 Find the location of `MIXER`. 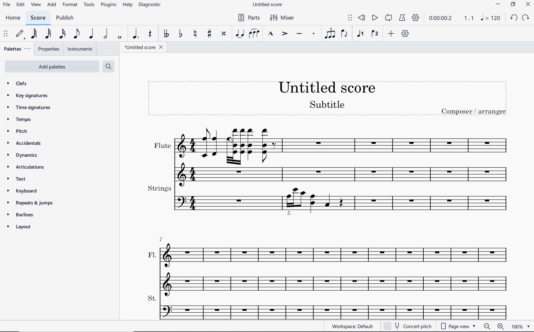

MIXER is located at coordinates (284, 19).